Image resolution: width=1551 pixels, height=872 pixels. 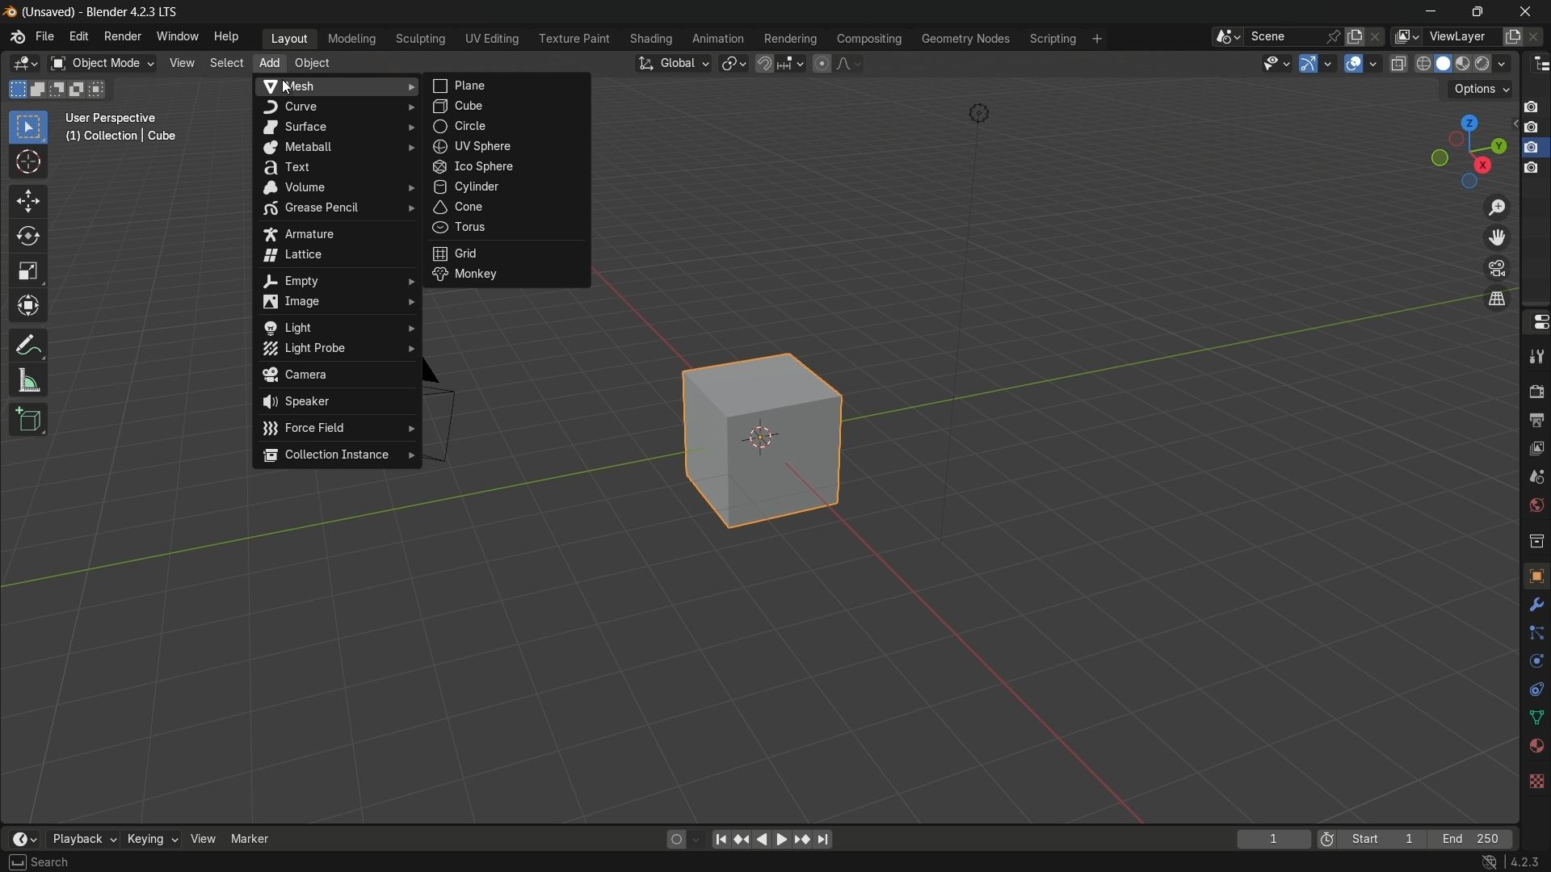 I want to click on logo, so click(x=11, y=12).